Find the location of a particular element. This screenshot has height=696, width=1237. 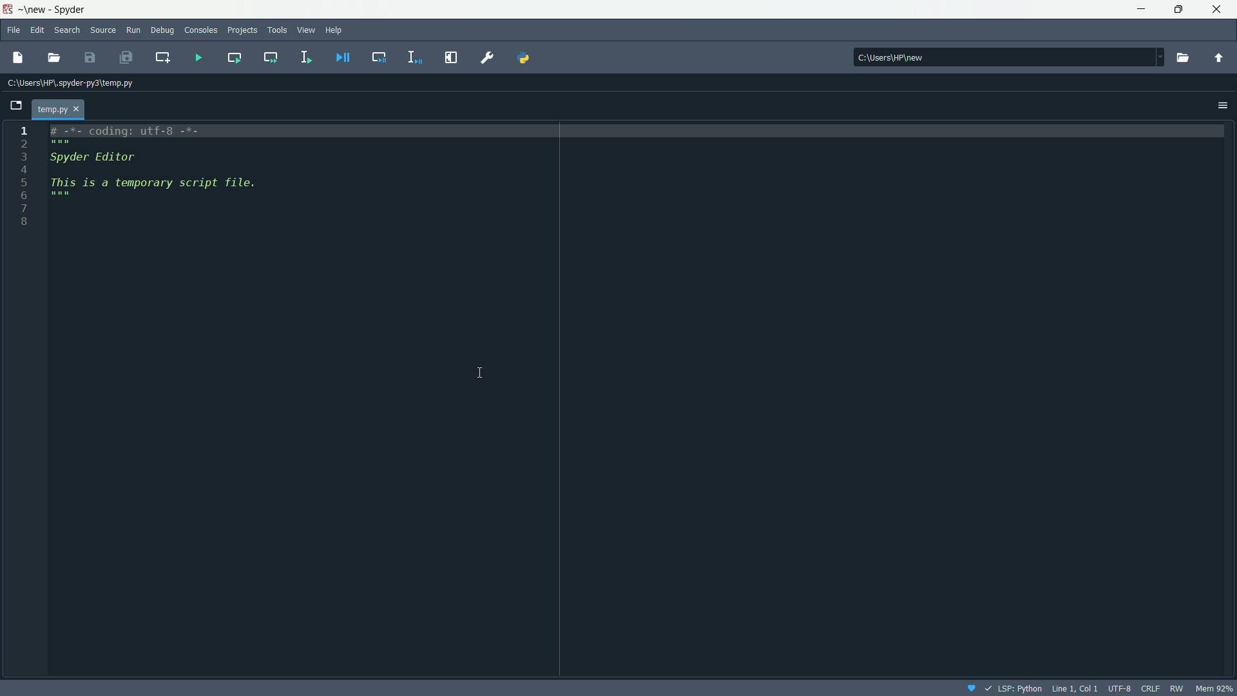

file directory is located at coordinates (77, 83).